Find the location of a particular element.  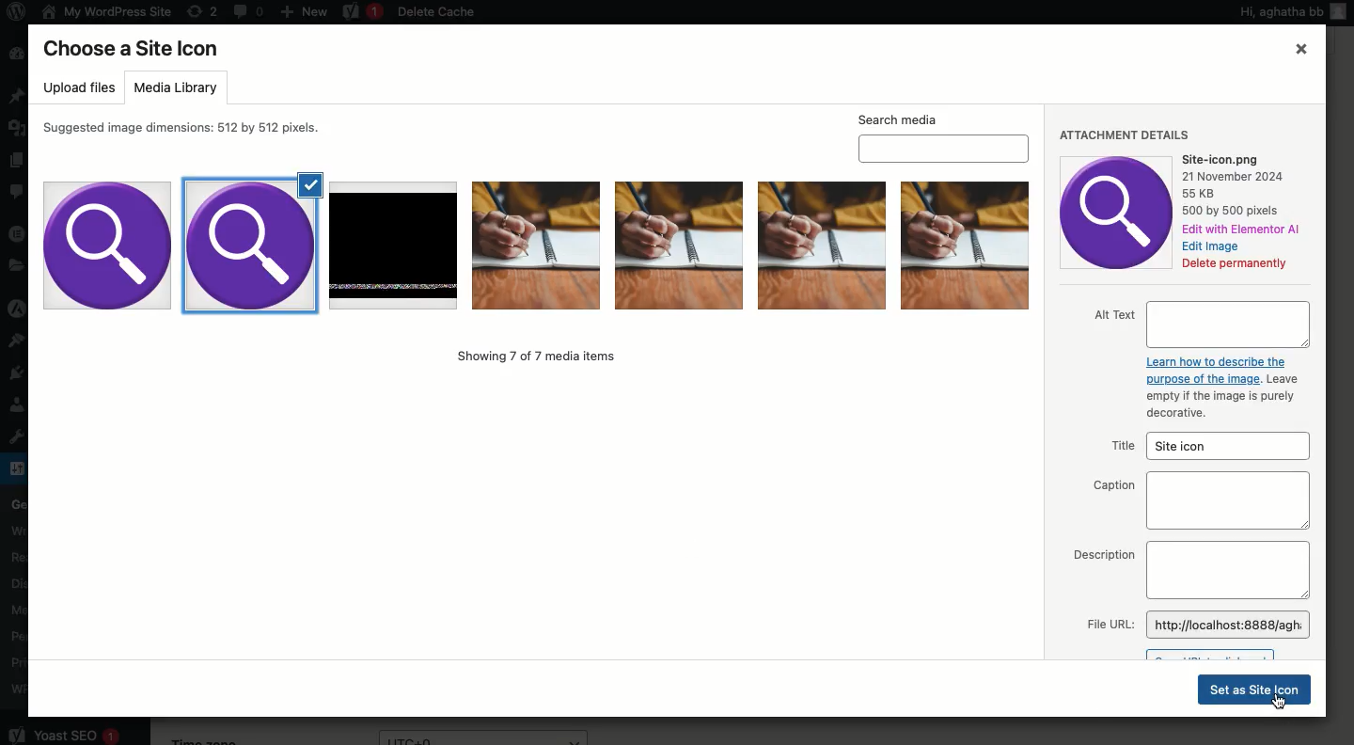

Image is located at coordinates (105, 245).